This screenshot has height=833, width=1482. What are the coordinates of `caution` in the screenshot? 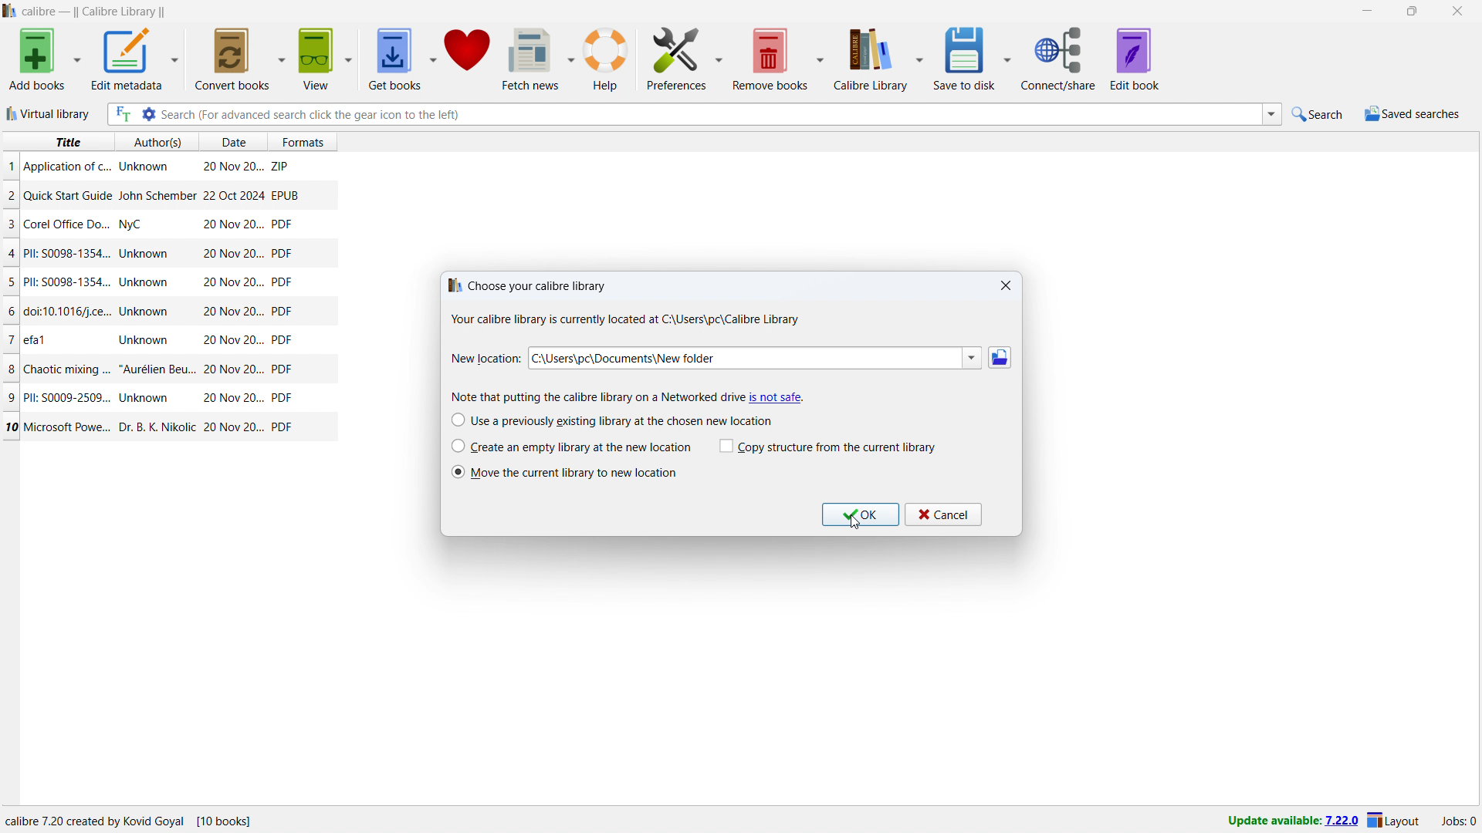 It's located at (776, 397).